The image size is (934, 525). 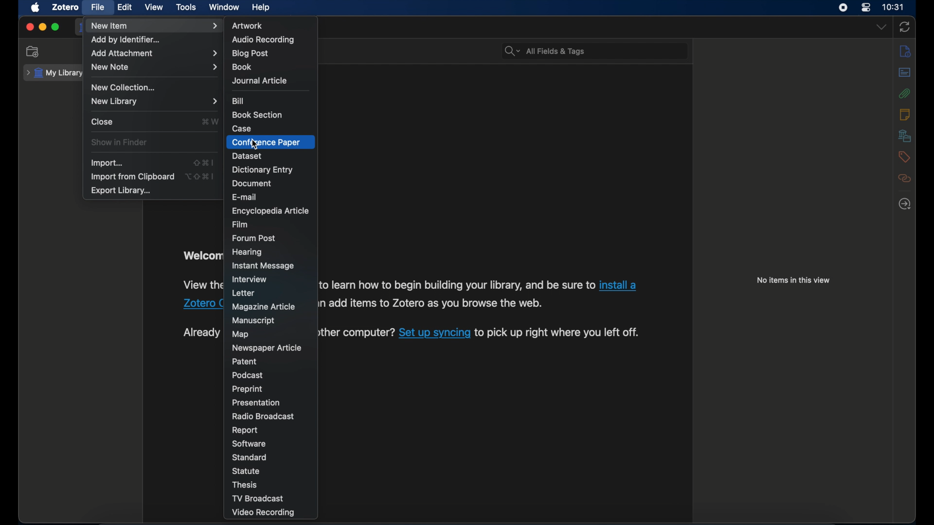 I want to click on new item, so click(x=154, y=26).